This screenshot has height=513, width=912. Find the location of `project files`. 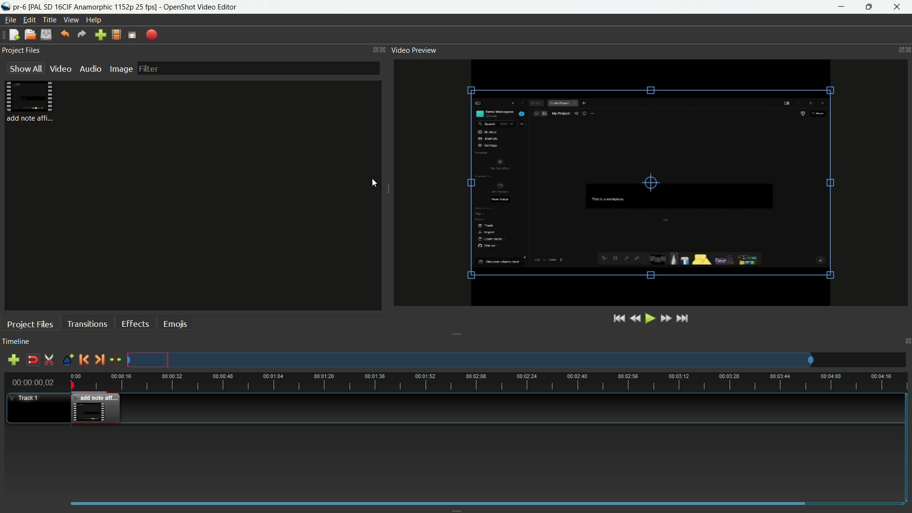

project files is located at coordinates (32, 103).